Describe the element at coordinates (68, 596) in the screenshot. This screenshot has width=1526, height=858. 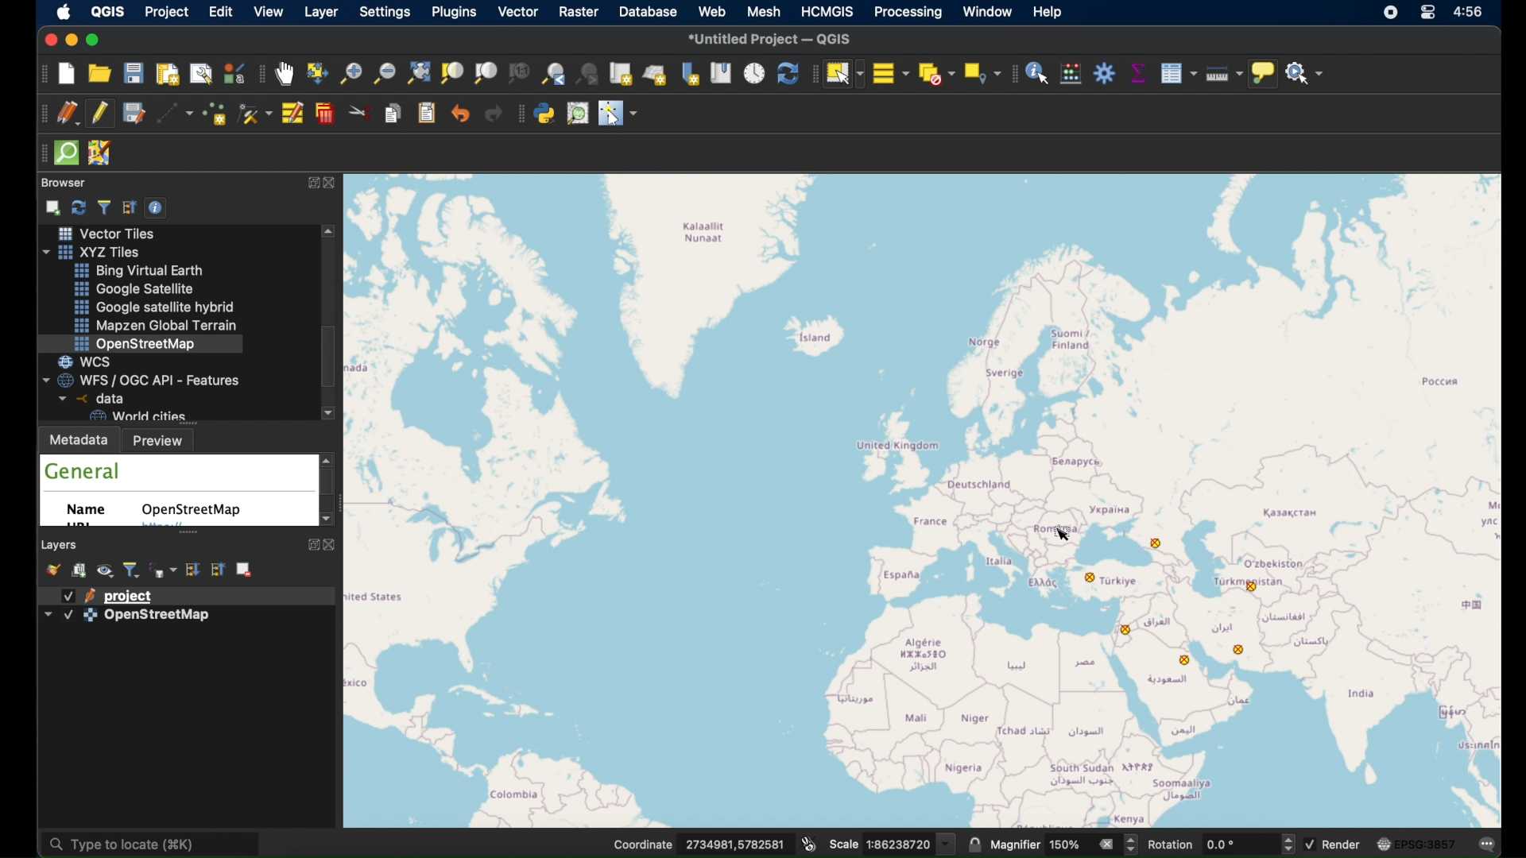
I see `checkbox` at that location.